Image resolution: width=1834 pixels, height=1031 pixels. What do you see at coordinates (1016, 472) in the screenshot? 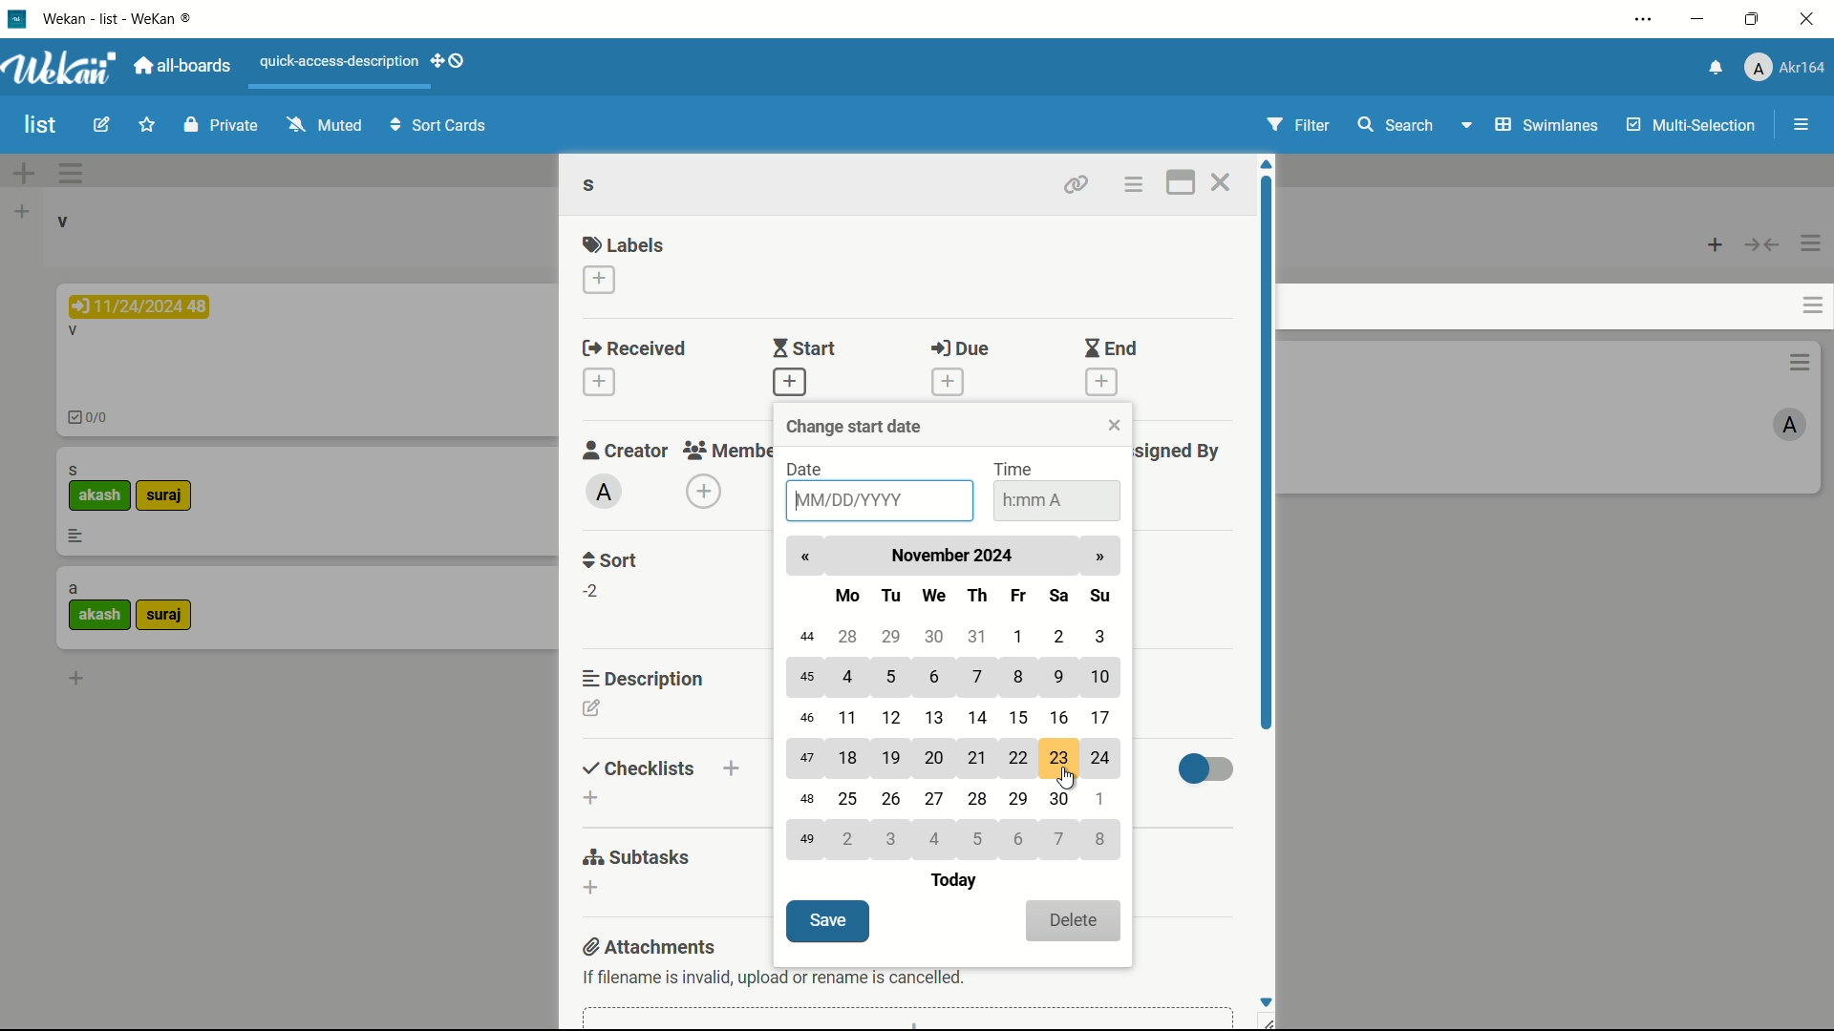
I see `time` at bounding box center [1016, 472].